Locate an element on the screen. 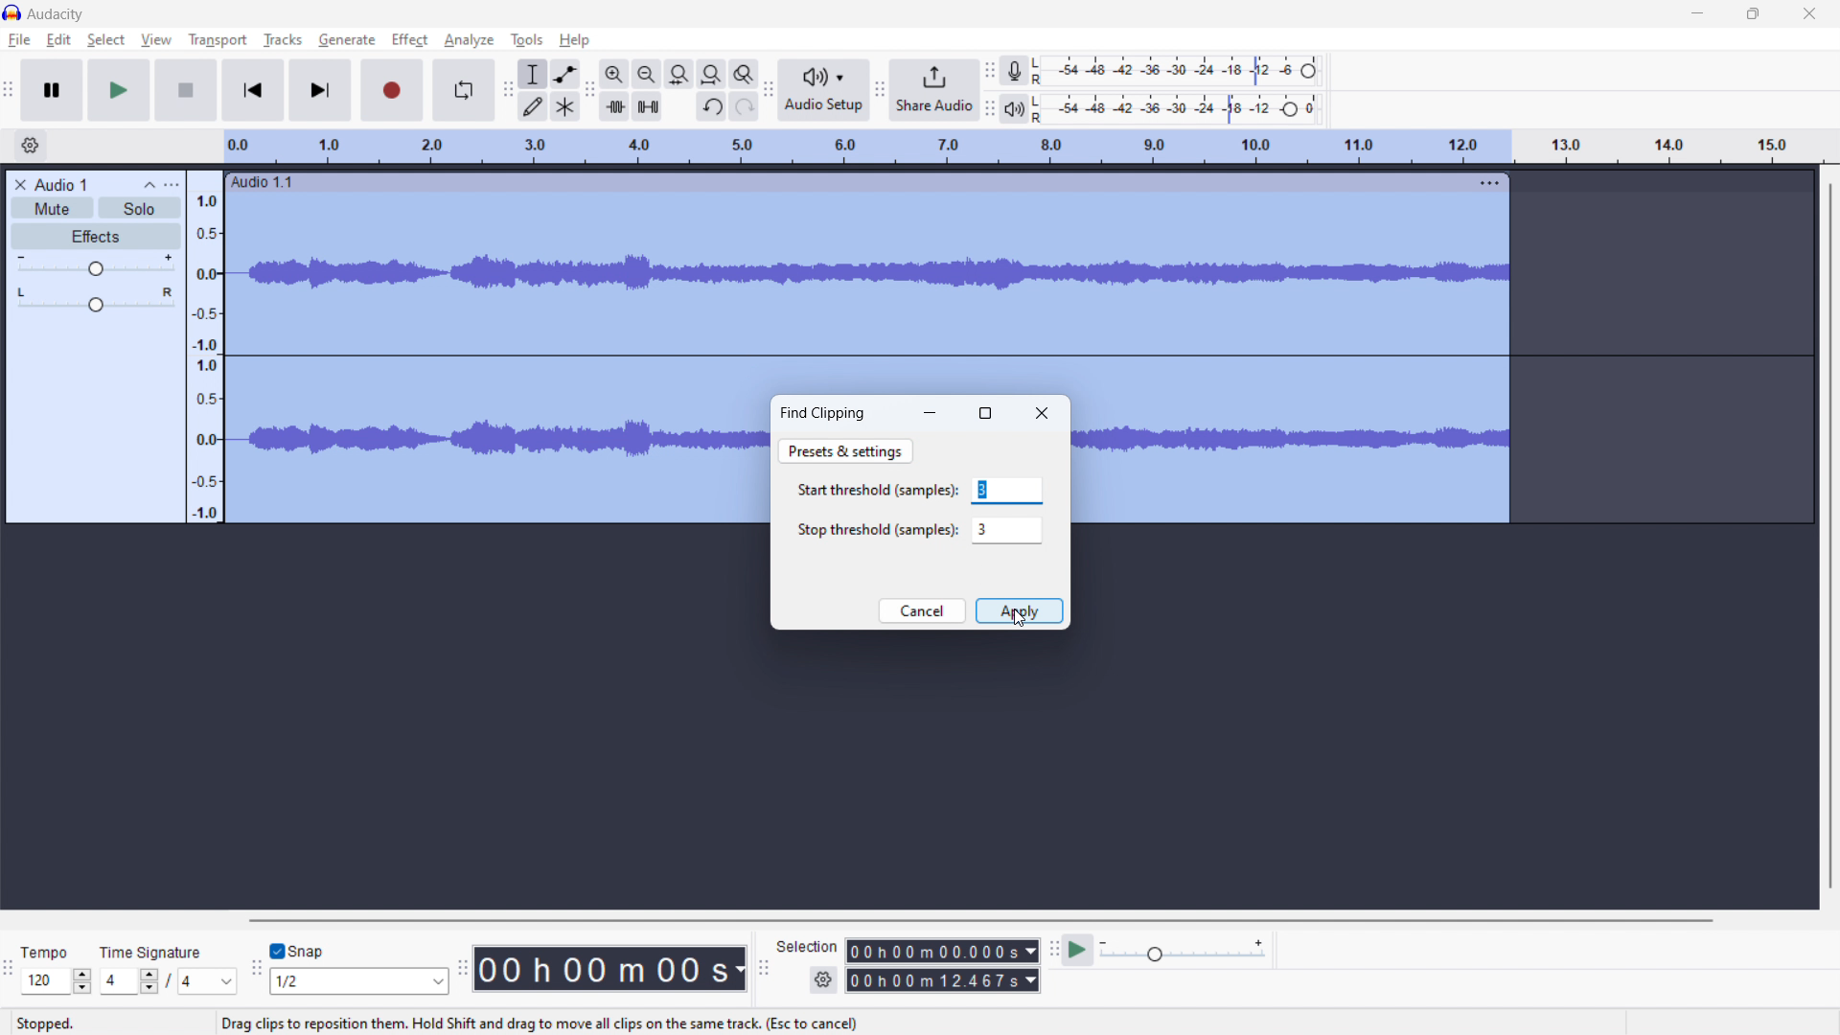  recording level is located at coordinates (1176, 70).